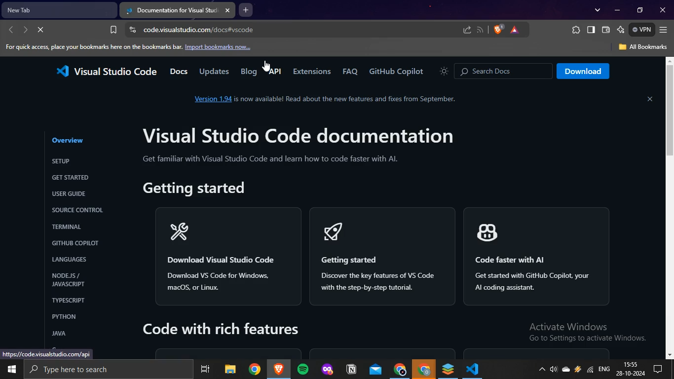 The height and width of the screenshot is (379, 674). What do you see at coordinates (197, 30) in the screenshot?
I see `code.visualstudio.com/docs#vscode` at bounding box center [197, 30].